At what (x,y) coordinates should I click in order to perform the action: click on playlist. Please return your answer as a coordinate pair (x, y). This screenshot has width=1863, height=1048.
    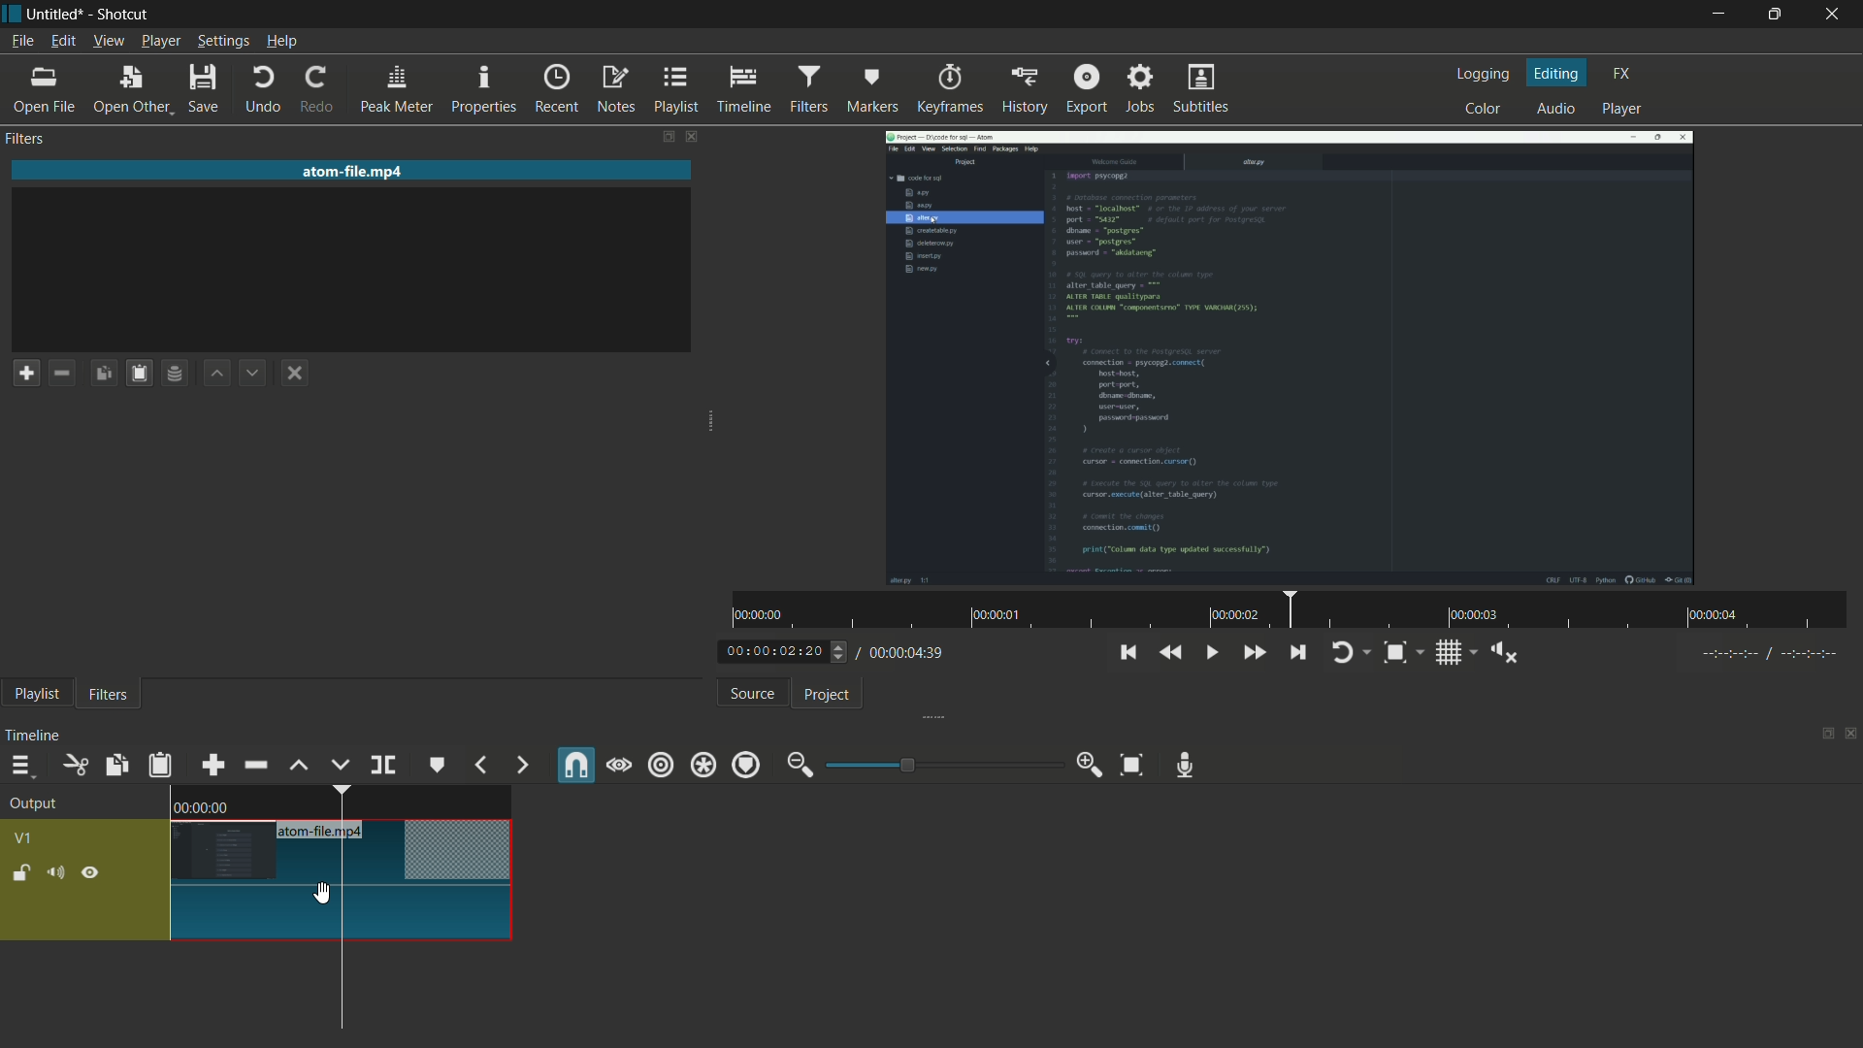
    Looking at the image, I should click on (674, 90).